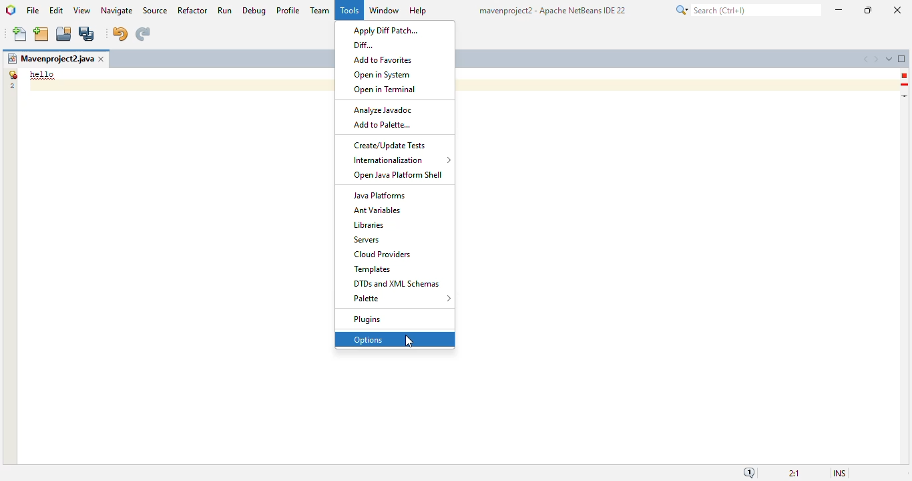 The height and width of the screenshot is (481, 912). Describe the element at coordinates (82, 11) in the screenshot. I see `view` at that location.